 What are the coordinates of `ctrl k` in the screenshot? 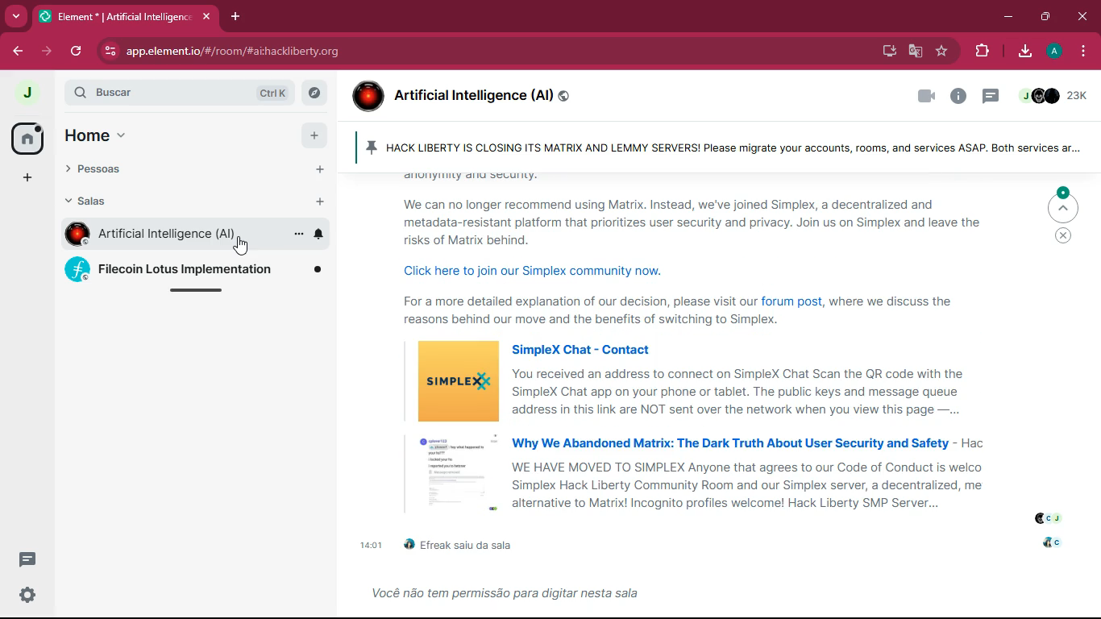 It's located at (269, 89).